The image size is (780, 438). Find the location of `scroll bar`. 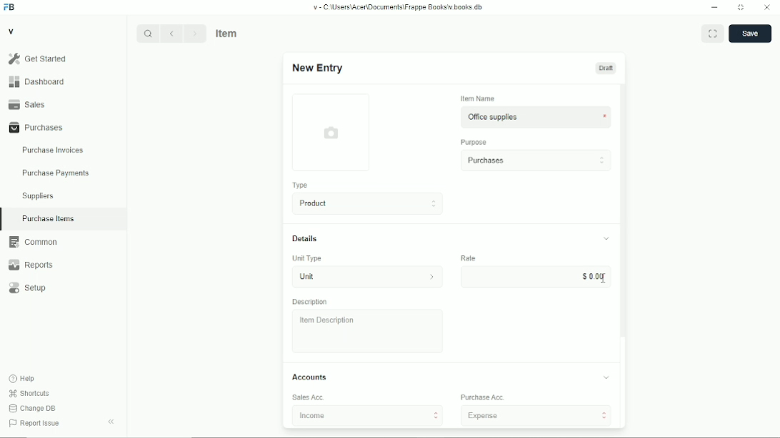

scroll bar is located at coordinates (623, 255).